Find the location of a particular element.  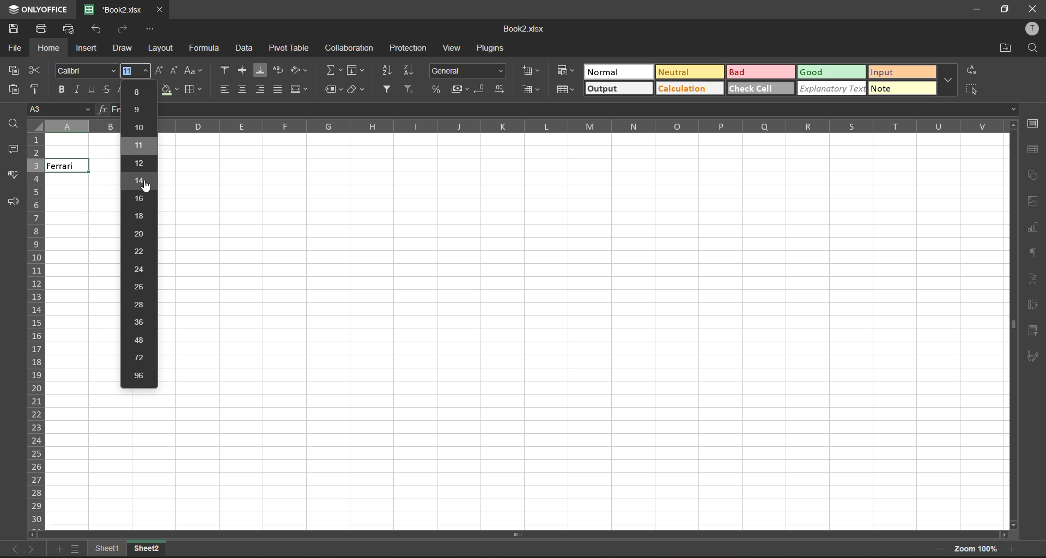

insert is located at coordinates (85, 47).